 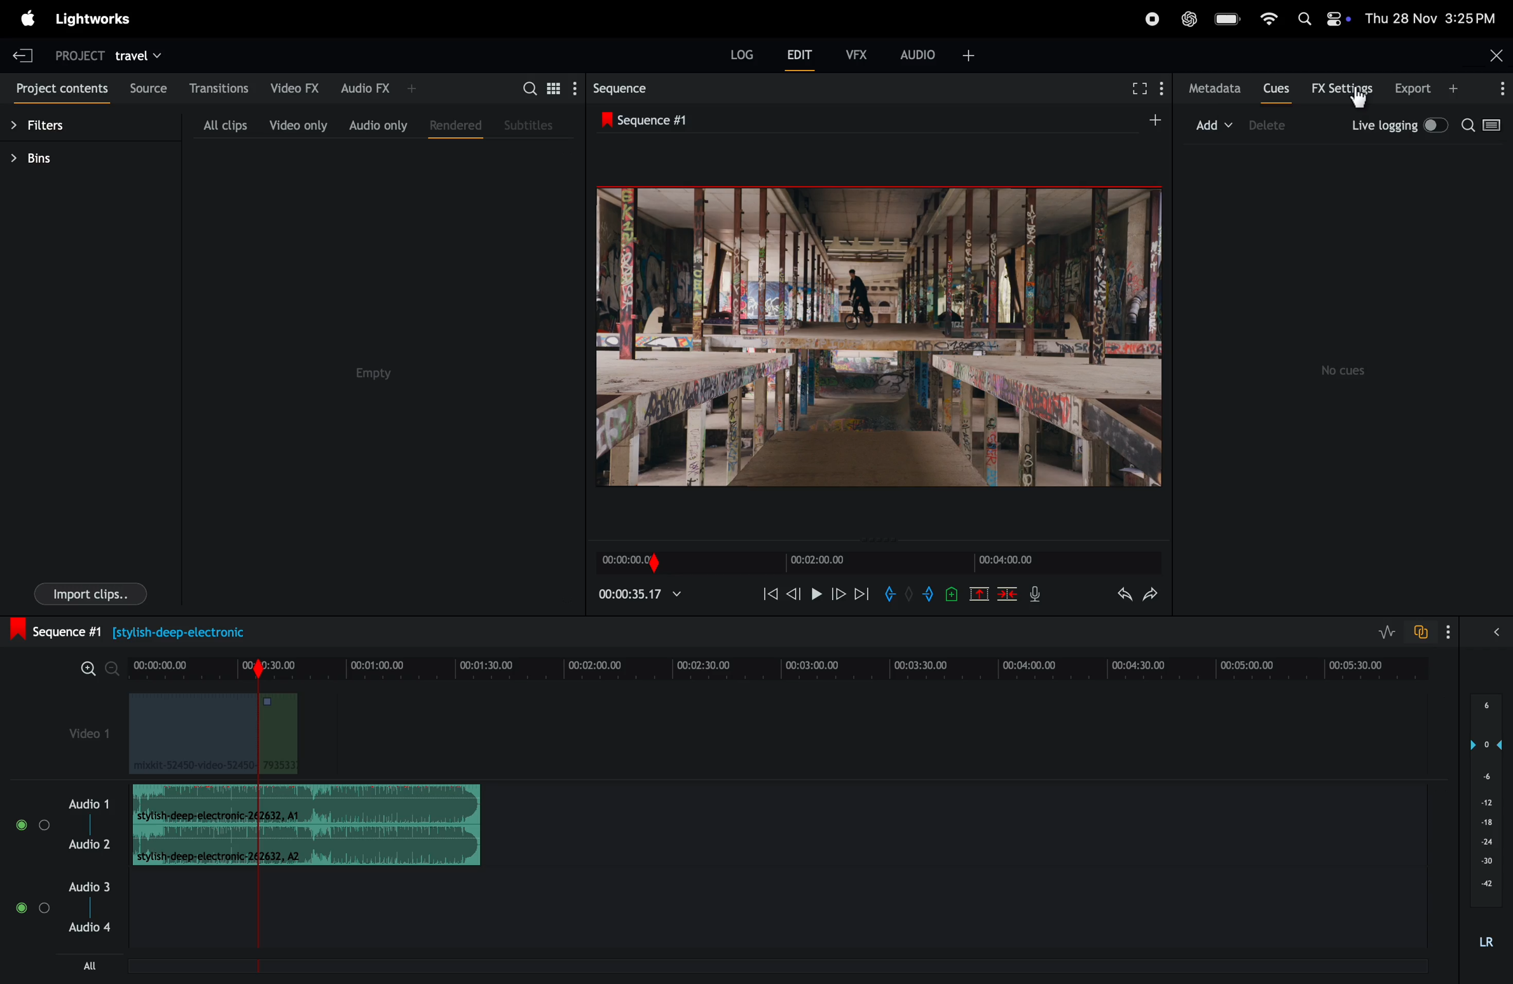 What do you see at coordinates (90, 847) in the screenshot?
I see `Audio 2` at bounding box center [90, 847].